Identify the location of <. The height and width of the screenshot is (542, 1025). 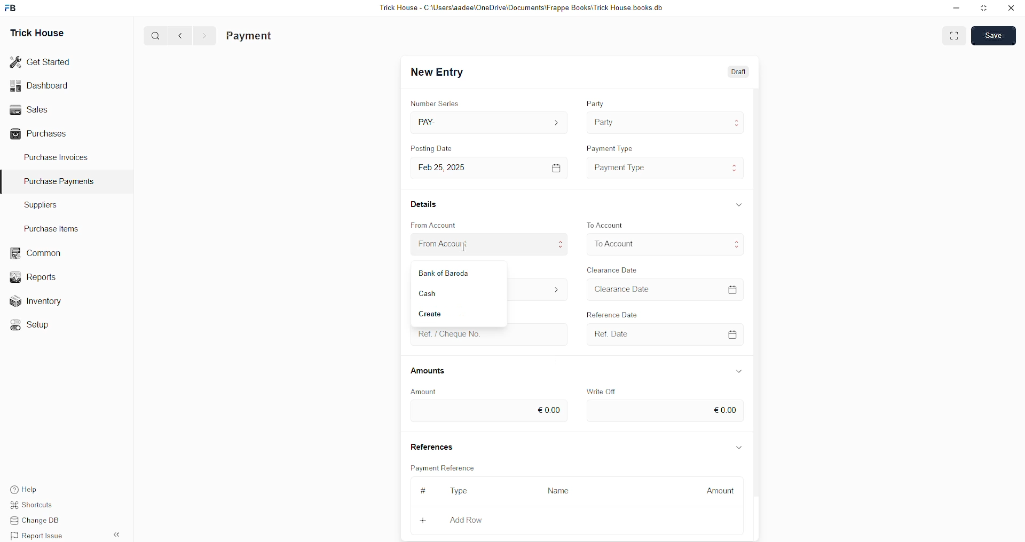
(178, 35).